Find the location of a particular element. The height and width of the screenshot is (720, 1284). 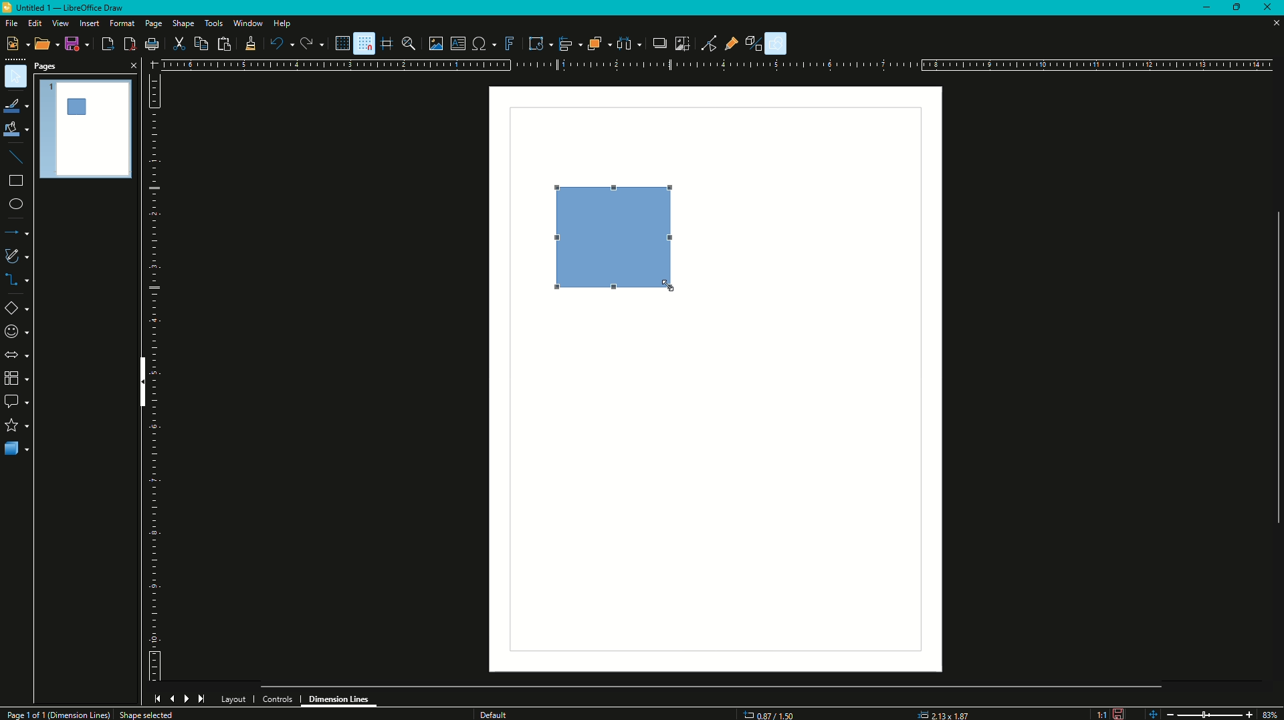

Cursor is located at coordinates (670, 284).